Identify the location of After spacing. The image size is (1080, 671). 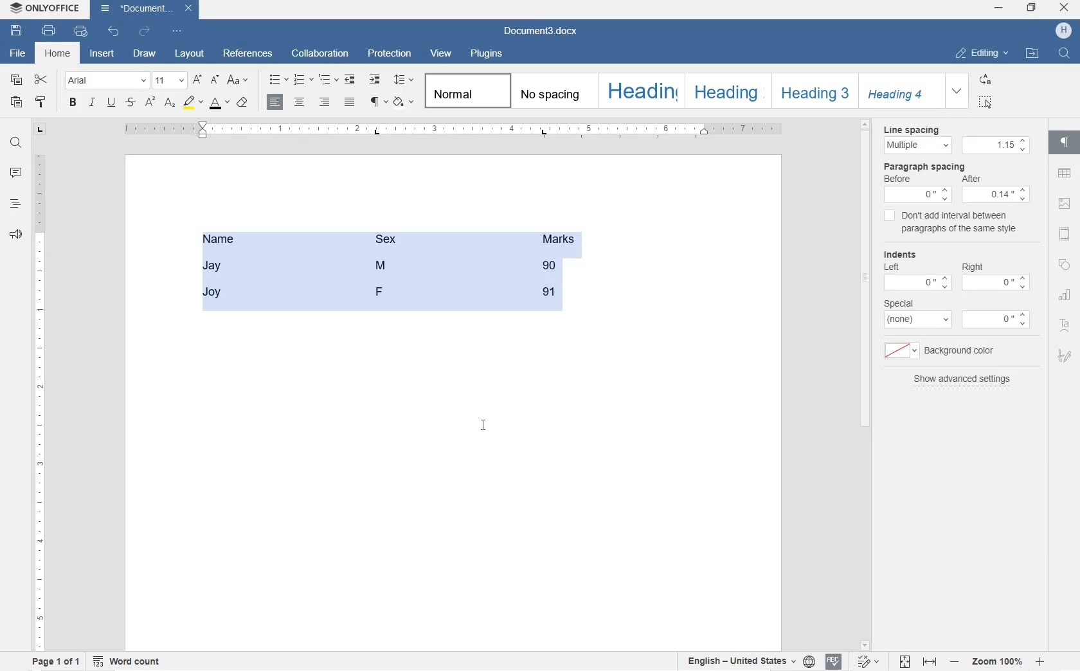
(994, 189).